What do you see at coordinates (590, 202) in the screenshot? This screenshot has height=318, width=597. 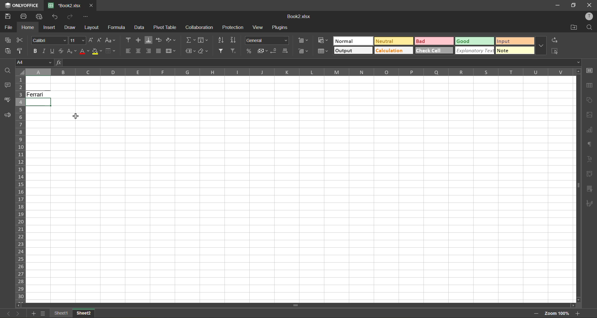 I see `signature` at bounding box center [590, 202].